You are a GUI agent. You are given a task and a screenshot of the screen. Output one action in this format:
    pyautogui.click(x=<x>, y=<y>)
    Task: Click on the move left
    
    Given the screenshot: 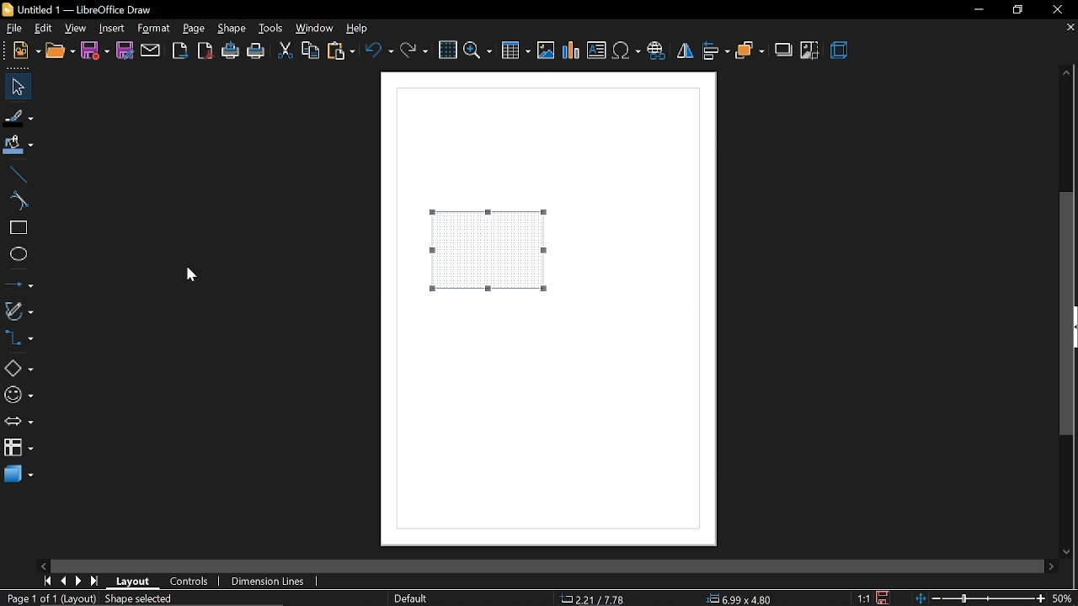 What is the action you would take?
    pyautogui.click(x=43, y=565)
    